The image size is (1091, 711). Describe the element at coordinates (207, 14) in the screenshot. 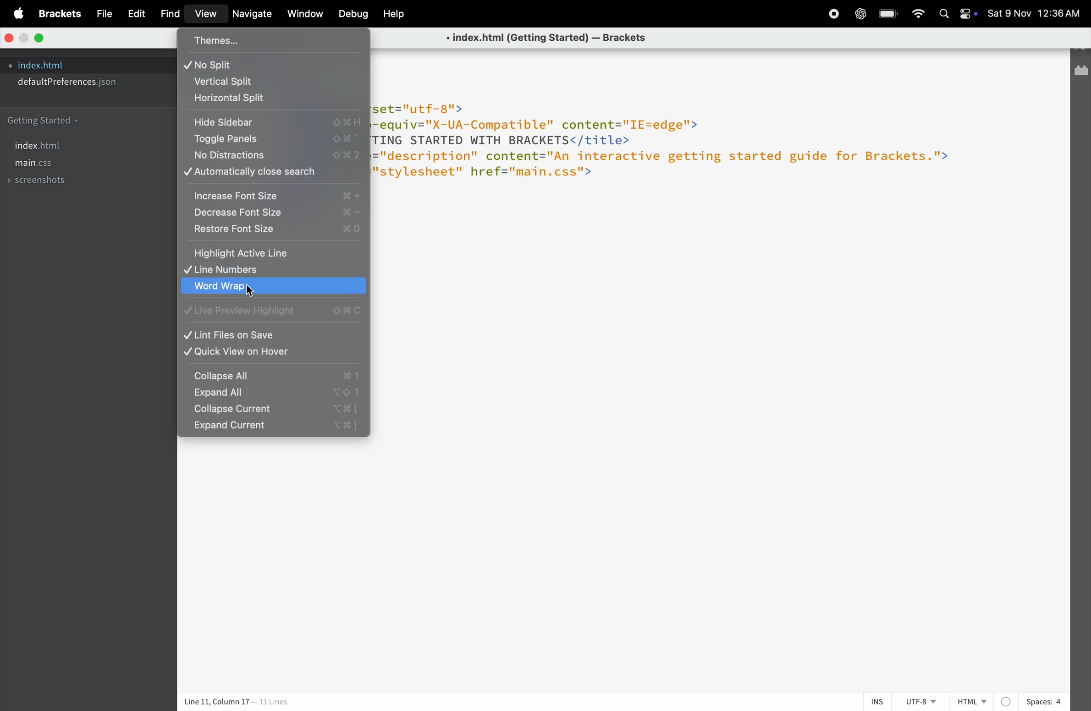

I see `view` at that location.